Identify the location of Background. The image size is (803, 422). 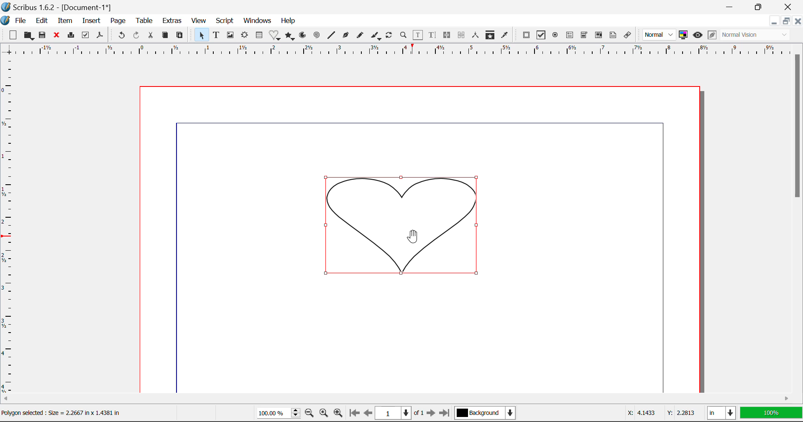
(486, 414).